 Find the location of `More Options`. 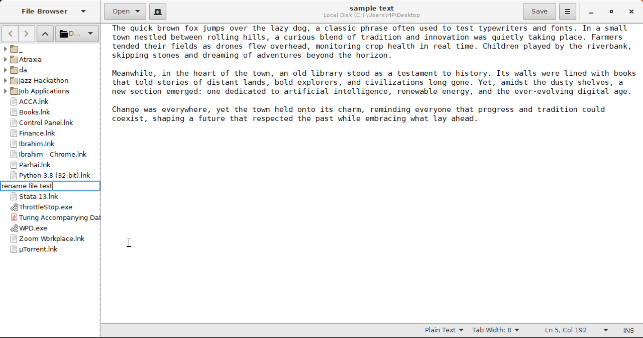

More Options is located at coordinates (568, 11).